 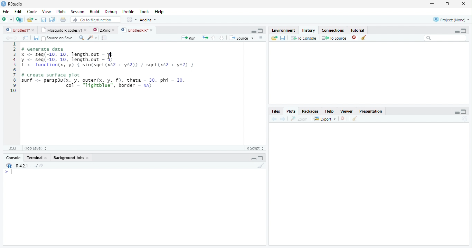 What do you see at coordinates (16, 38) in the screenshot?
I see `Go forward to next source location` at bounding box center [16, 38].